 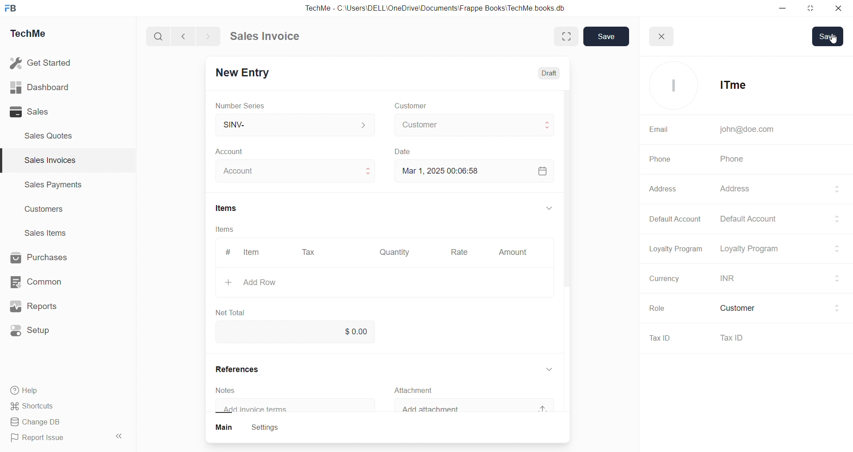 I want to click on Add attachment, so click(x=435, y=409).